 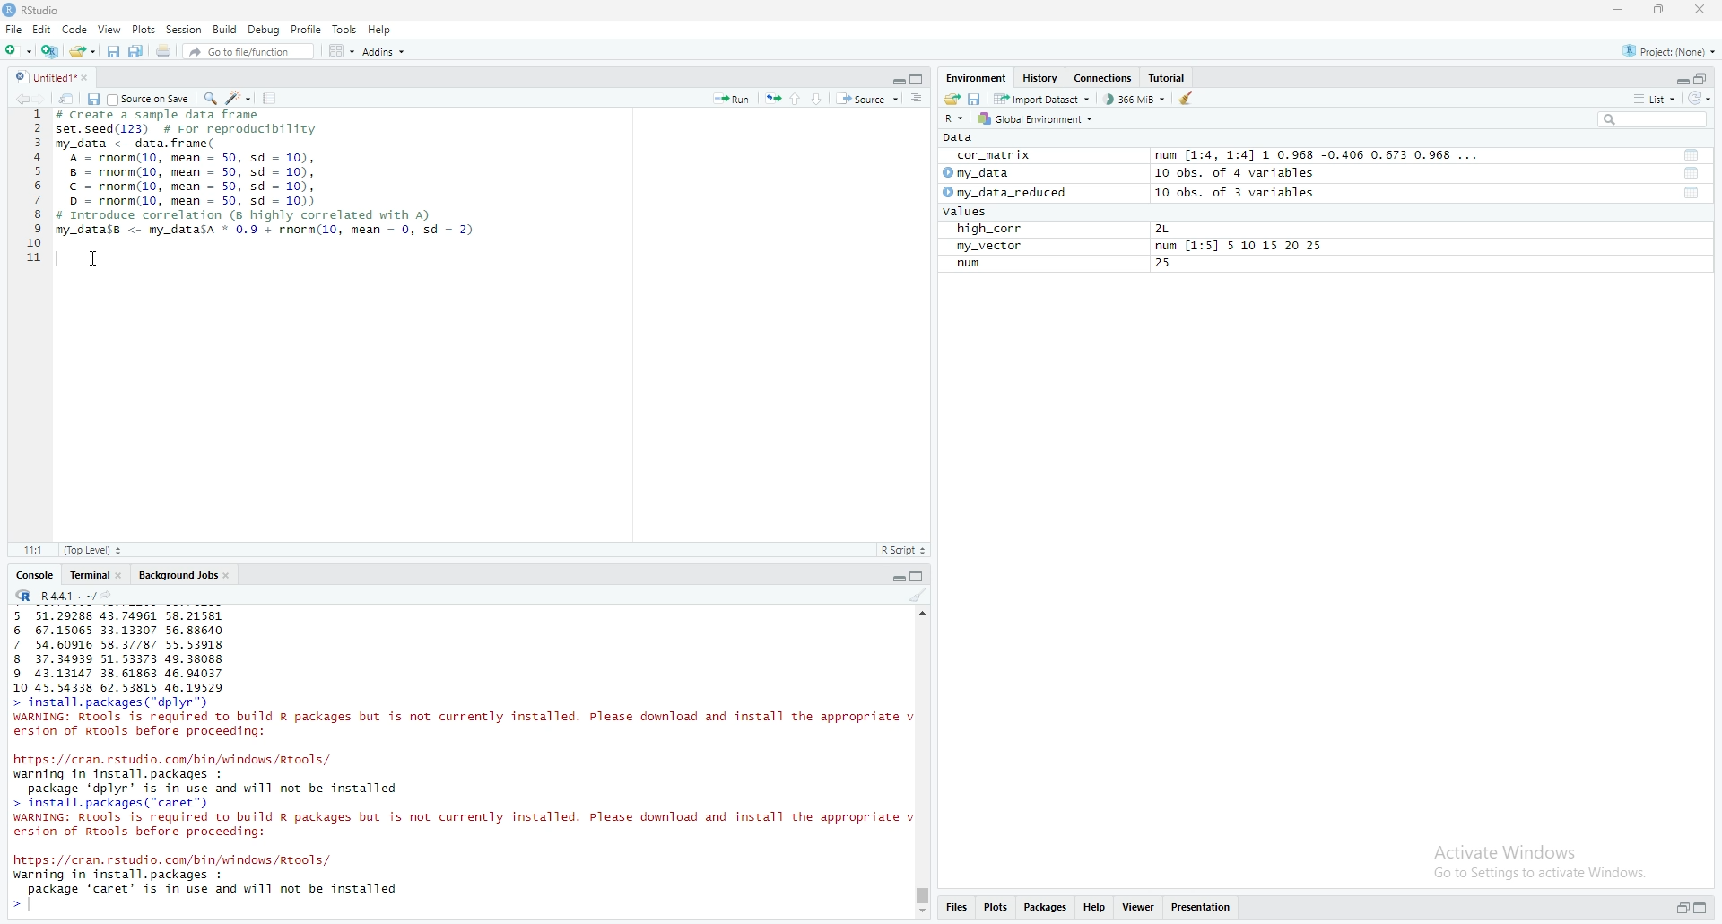 What do you see at coordinates (151, 99) in the screenshot?
I see `Source on save` at bounding box center [151, 99].